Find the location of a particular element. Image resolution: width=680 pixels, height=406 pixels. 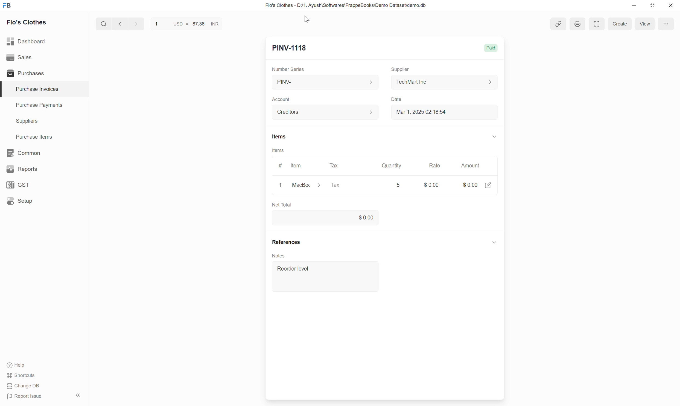

Collapse is located at coordinates (494, 136).